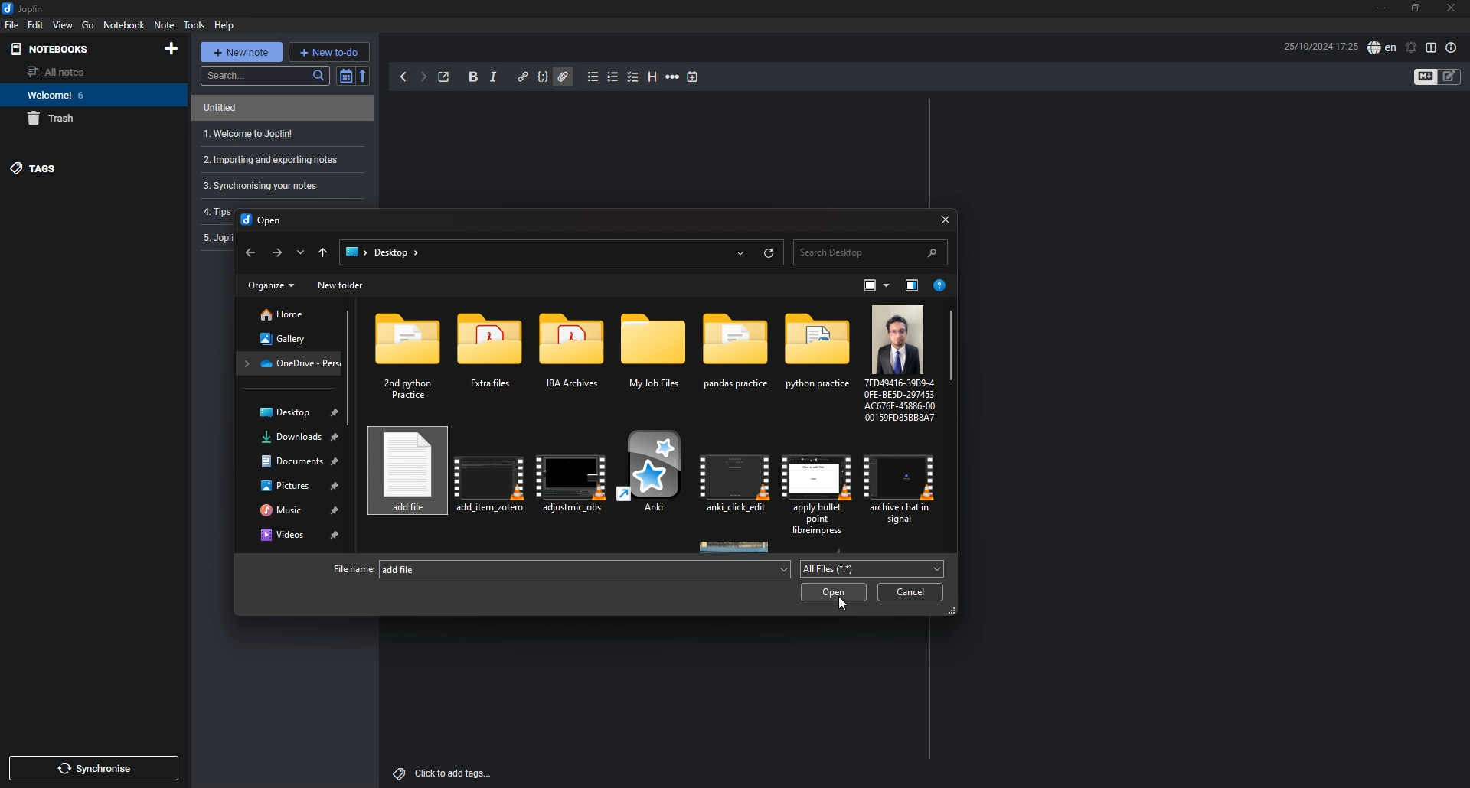 Image resolution: width=1470 pixels, height=788 pixels. Describe the element at coordinates (1433, 47) in the screenshot. I see `toggle editor layout` at that location.